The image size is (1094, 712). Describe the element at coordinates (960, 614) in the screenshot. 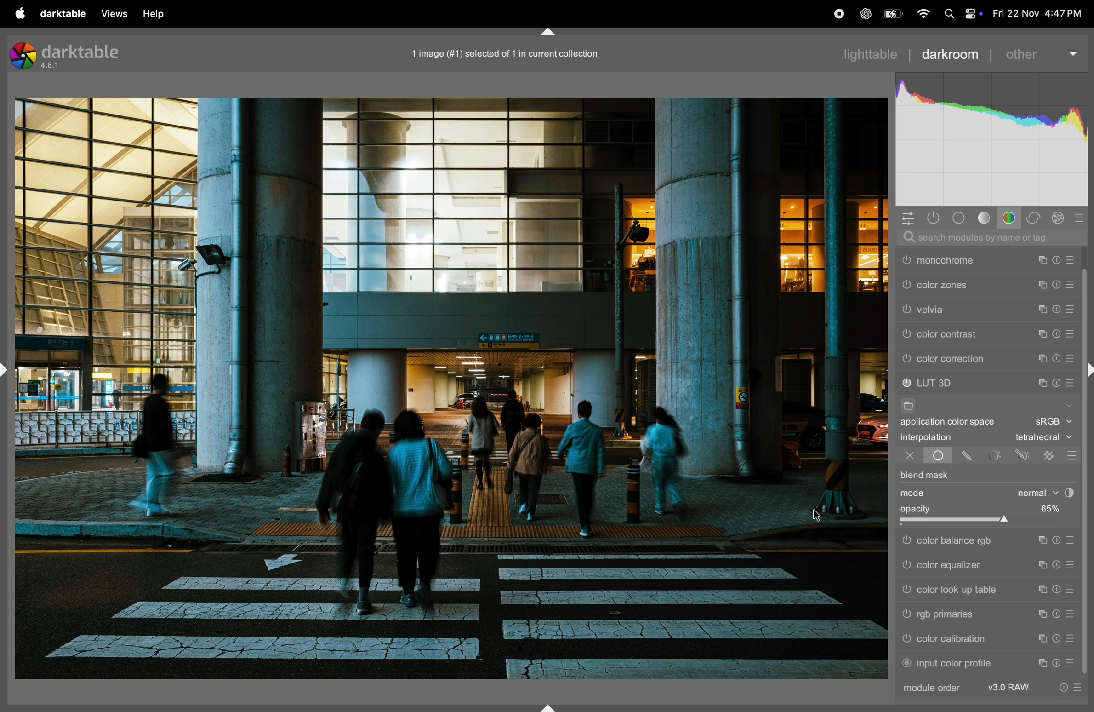

I see `rgb primaries` at that location.